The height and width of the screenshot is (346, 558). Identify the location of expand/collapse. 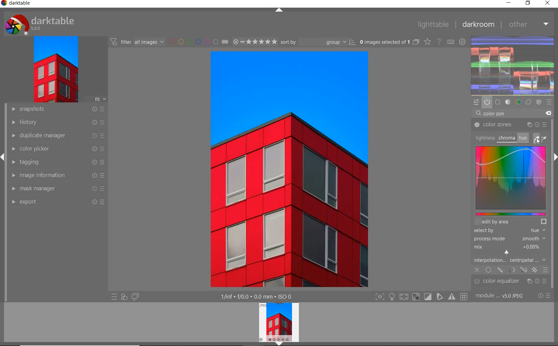
(3, 155).